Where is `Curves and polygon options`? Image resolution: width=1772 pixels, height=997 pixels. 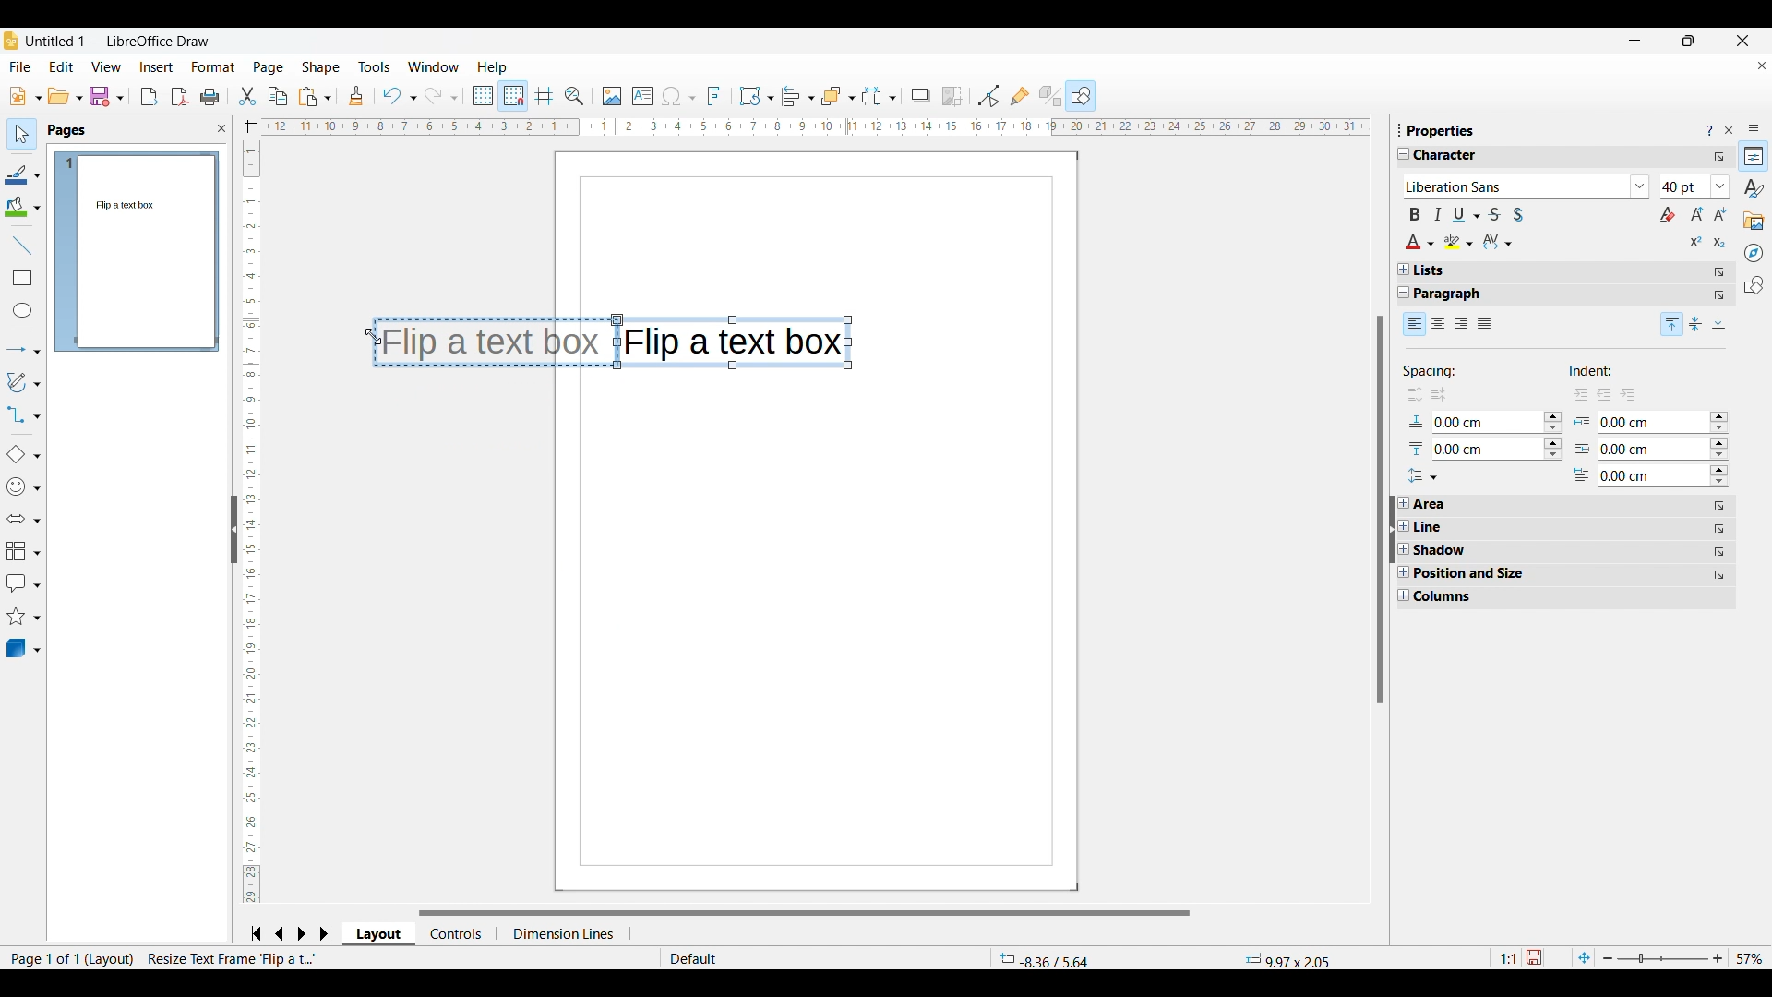 Curves and polygon options is located at coordinates (24, 382).